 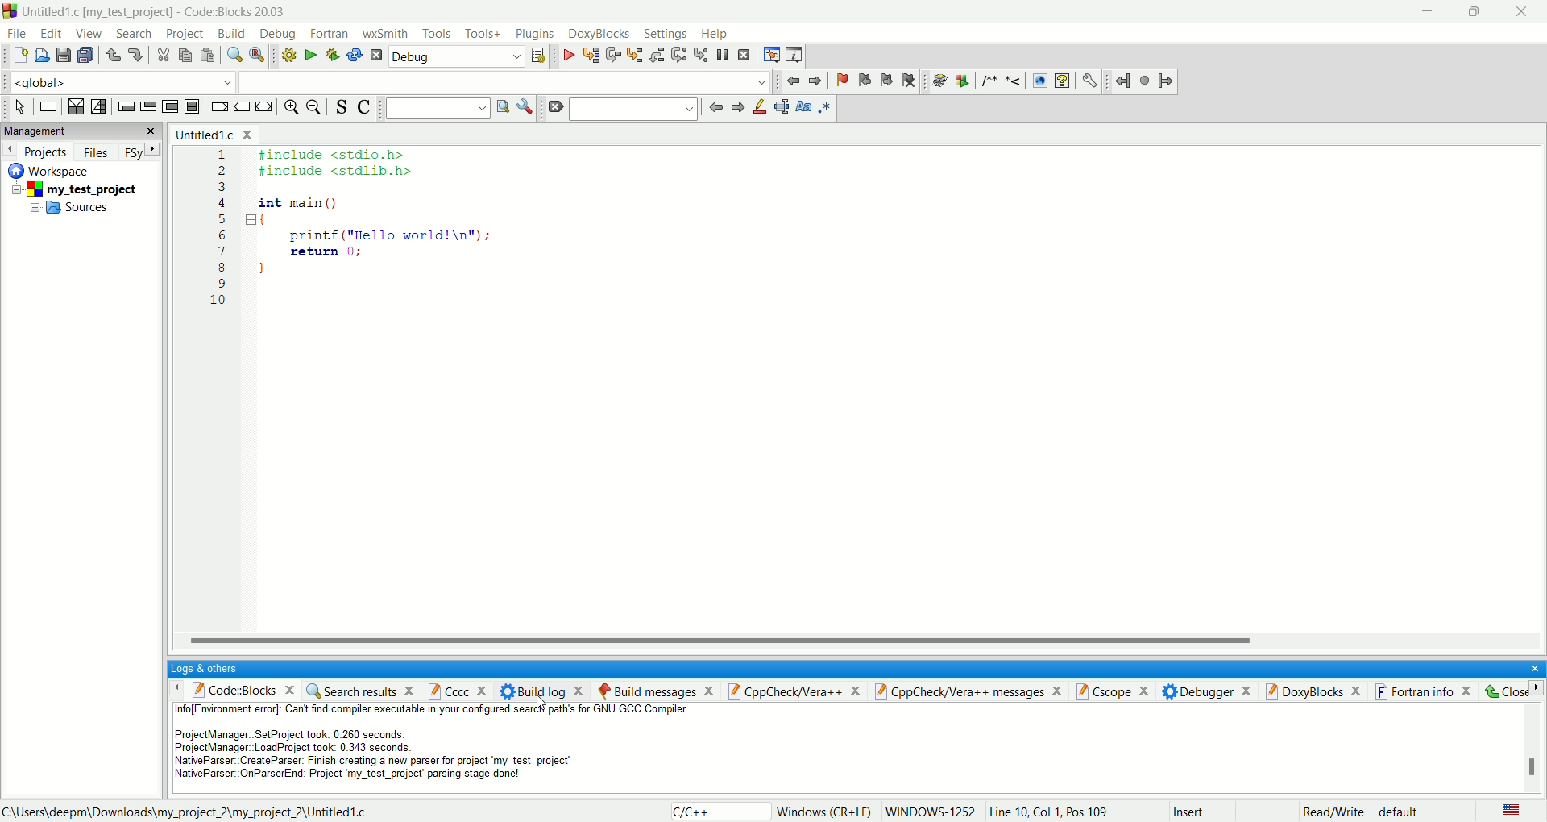 What do you see at coordinates (218, 107) in the screenshot?
I see `break instruction` at bounding box center [218, 107].